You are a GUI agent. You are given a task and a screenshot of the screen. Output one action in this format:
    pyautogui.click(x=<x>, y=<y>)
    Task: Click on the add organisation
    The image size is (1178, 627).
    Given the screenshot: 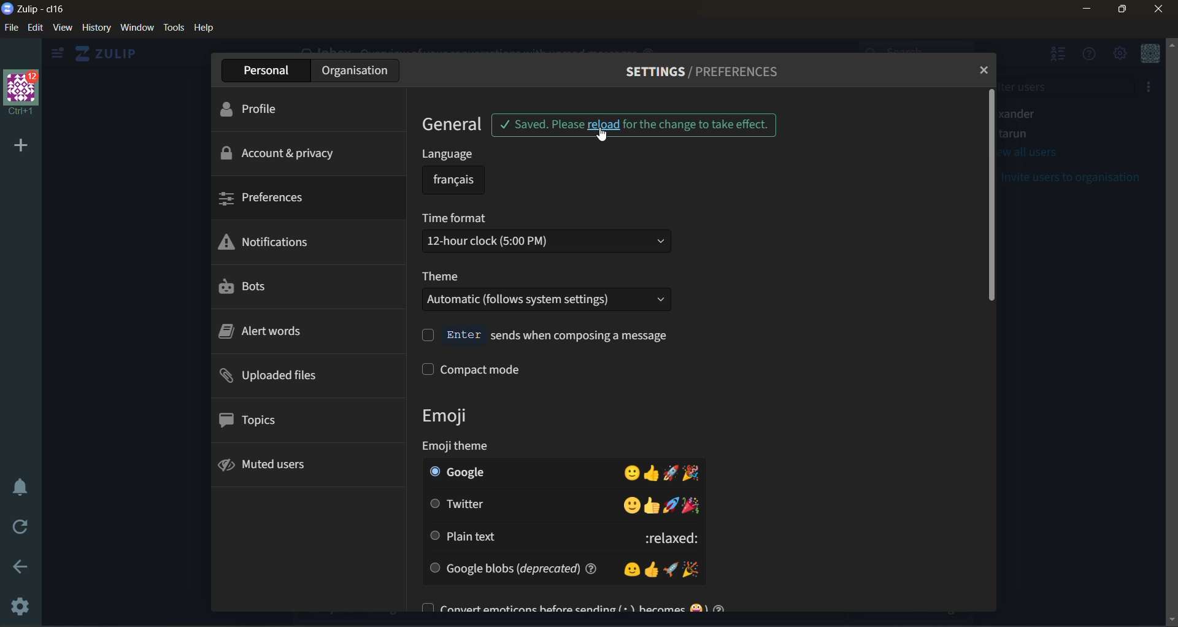 What is the action you would take?
    pyautogui.click(x=18, y=145)
    